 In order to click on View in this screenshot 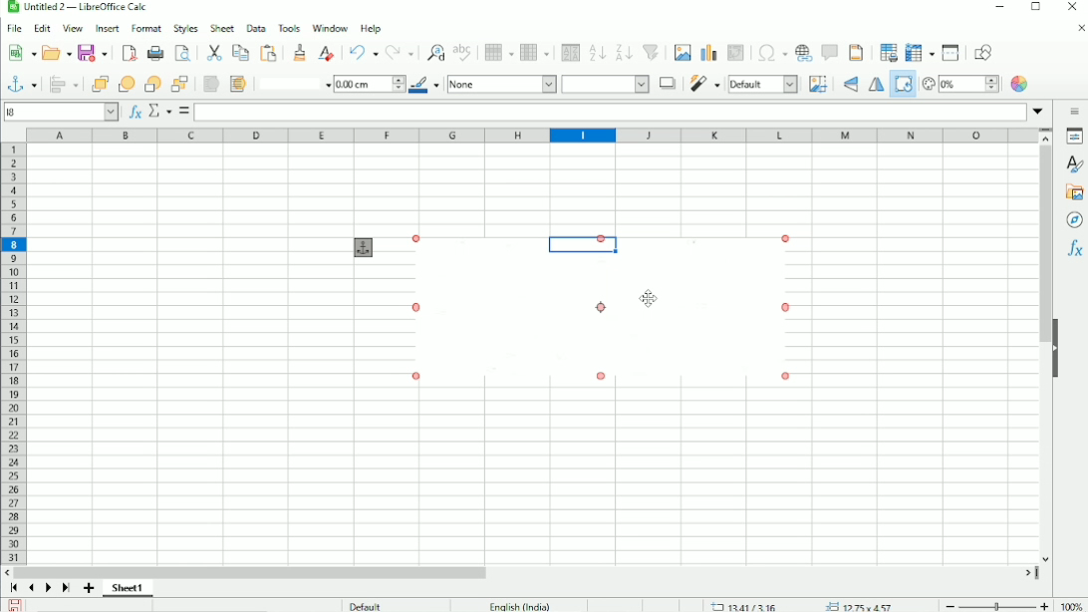, I will do `click(72, 28)`.